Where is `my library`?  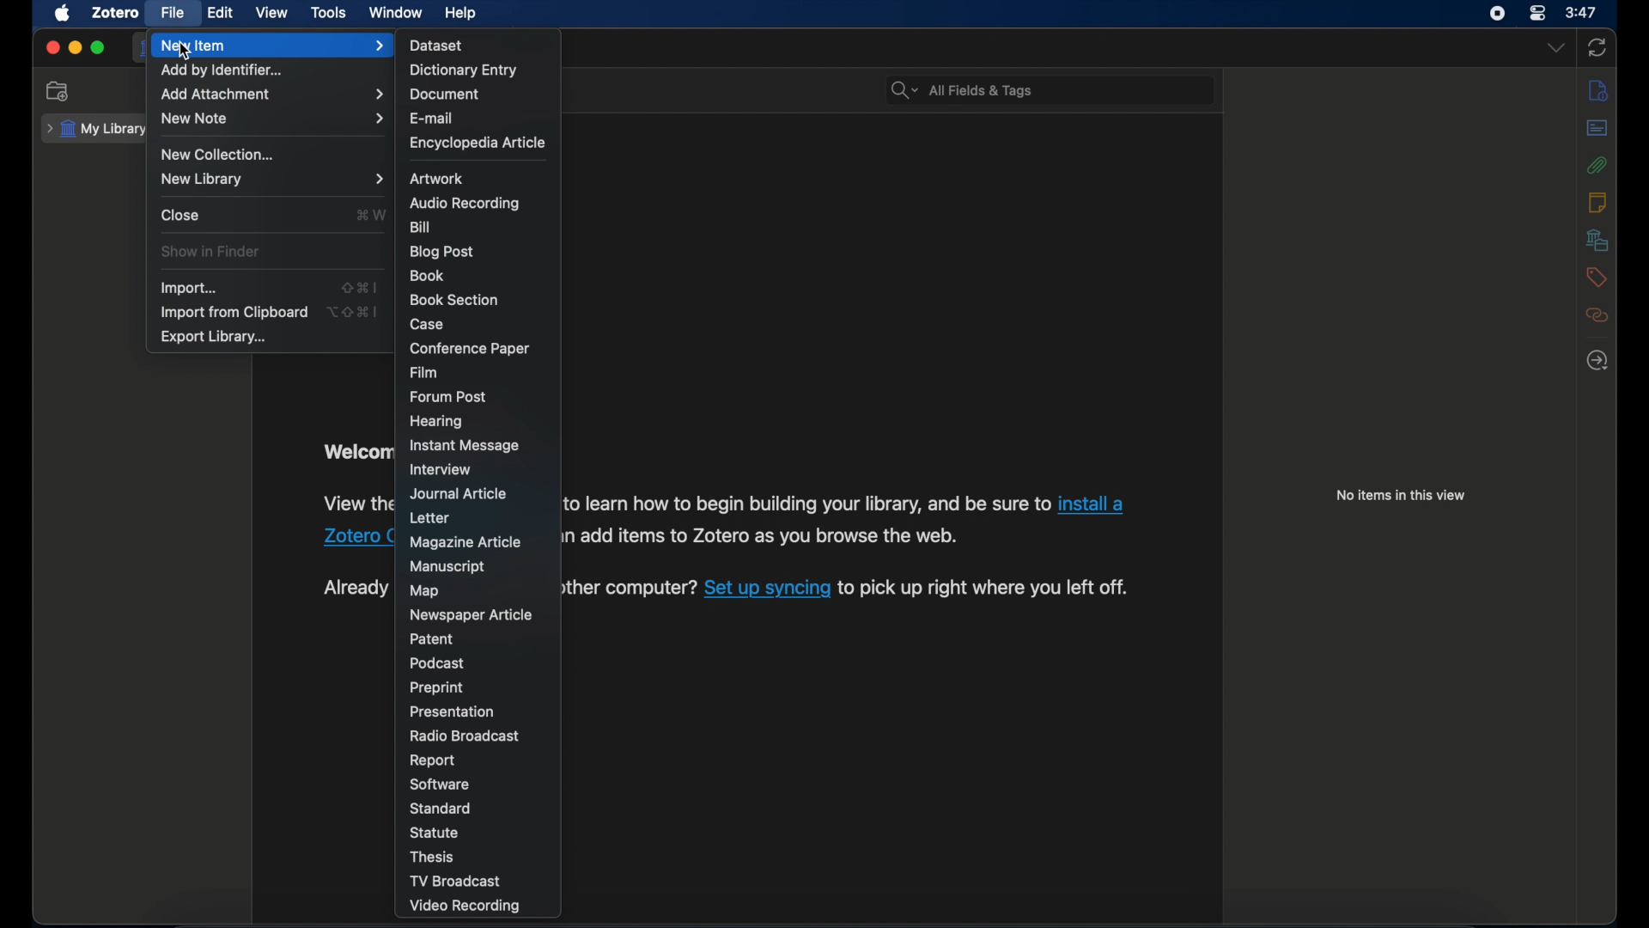 my library is located at coordinates (94, 129).